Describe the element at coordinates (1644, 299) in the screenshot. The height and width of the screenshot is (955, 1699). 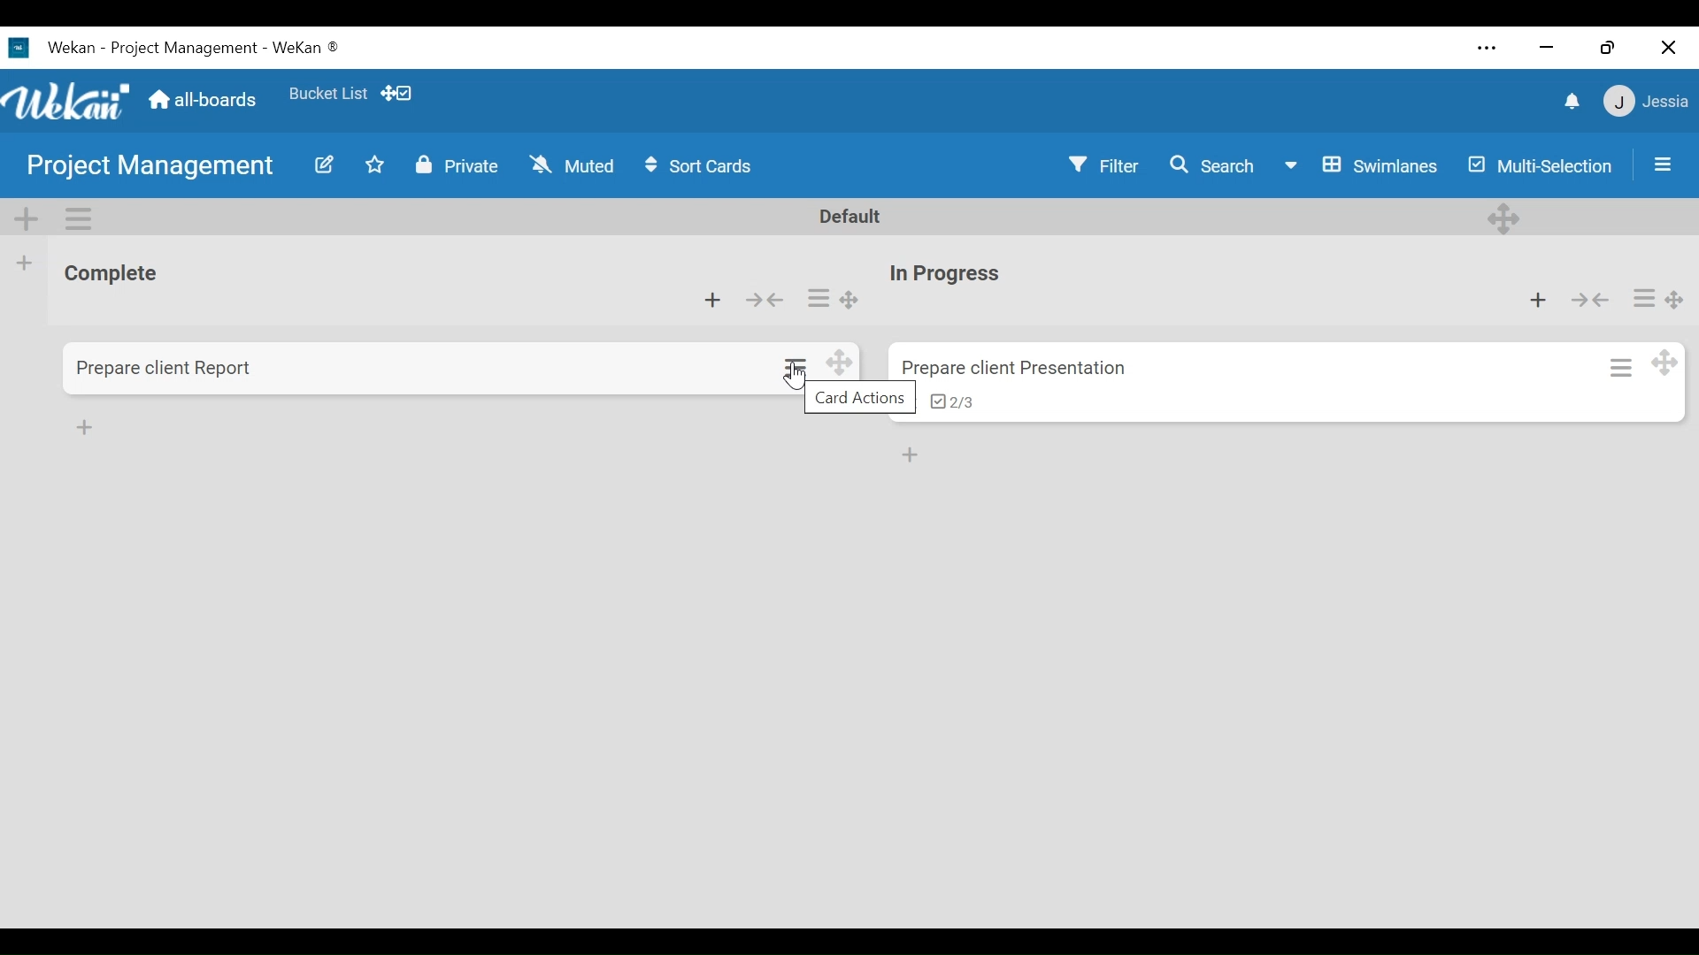
I see `Card actions` at that location.